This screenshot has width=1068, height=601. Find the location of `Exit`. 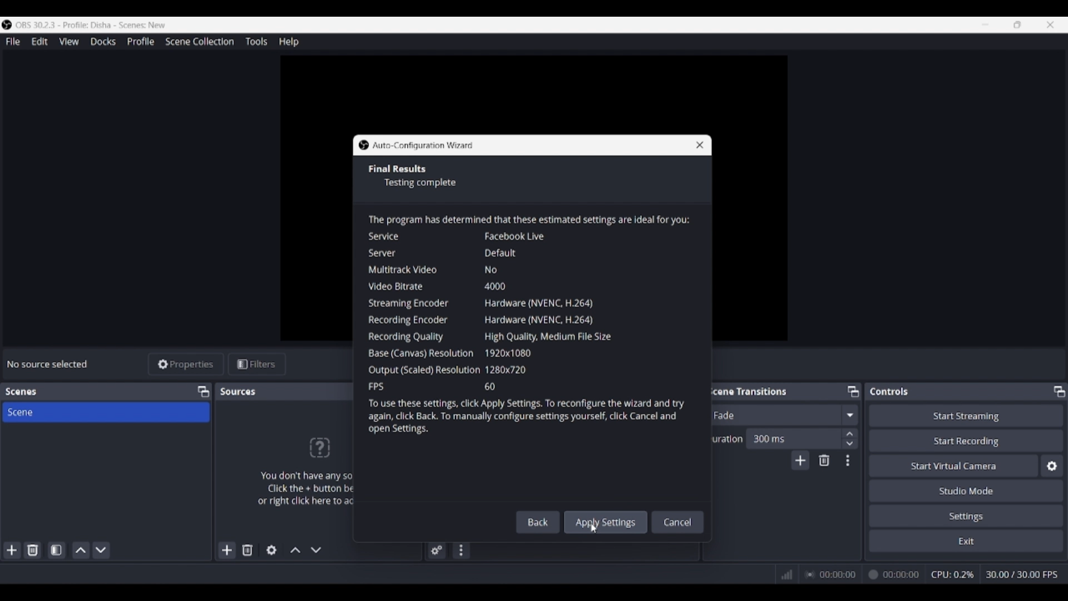

Exit is located at coordinates (966, 540).